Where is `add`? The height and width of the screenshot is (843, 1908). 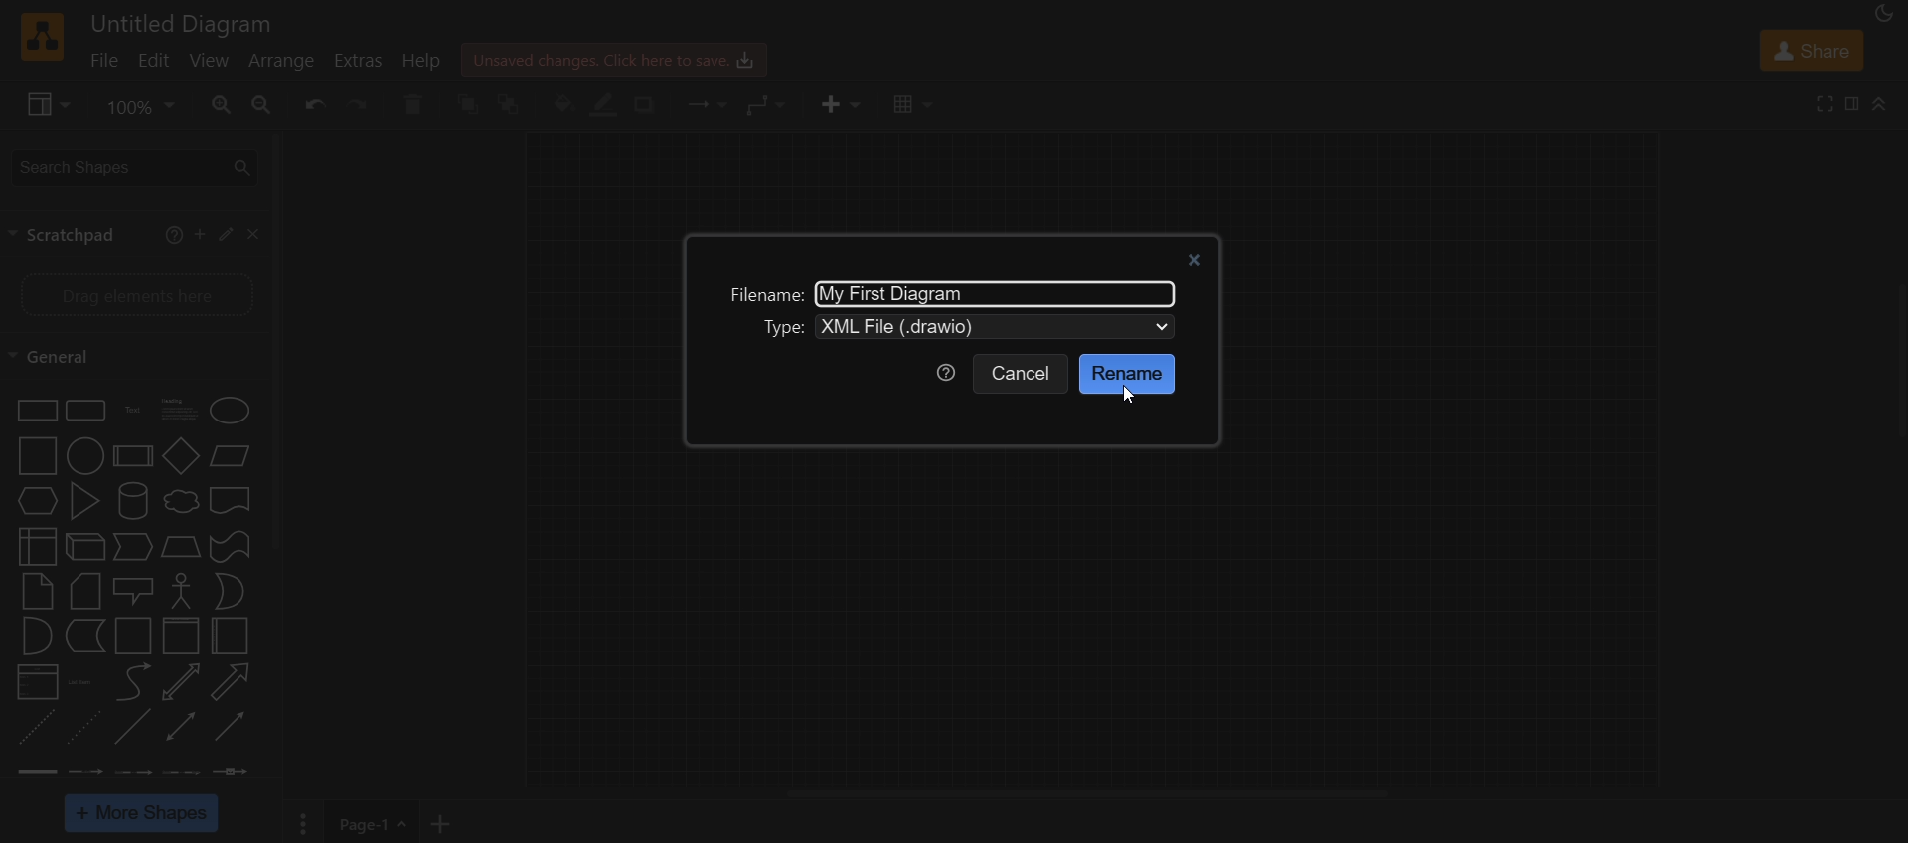
add is located at coordinates (199, 234).